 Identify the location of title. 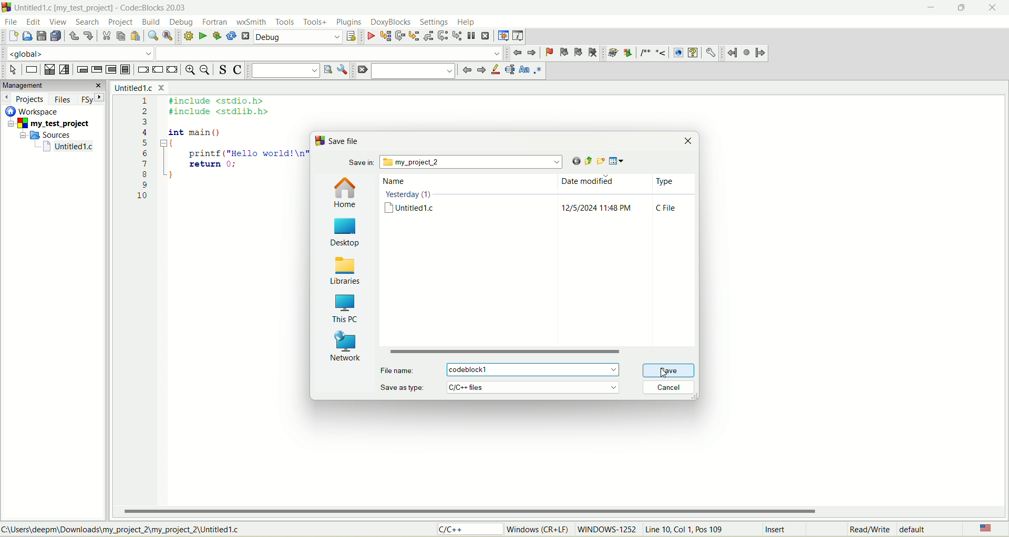
(139, 87).